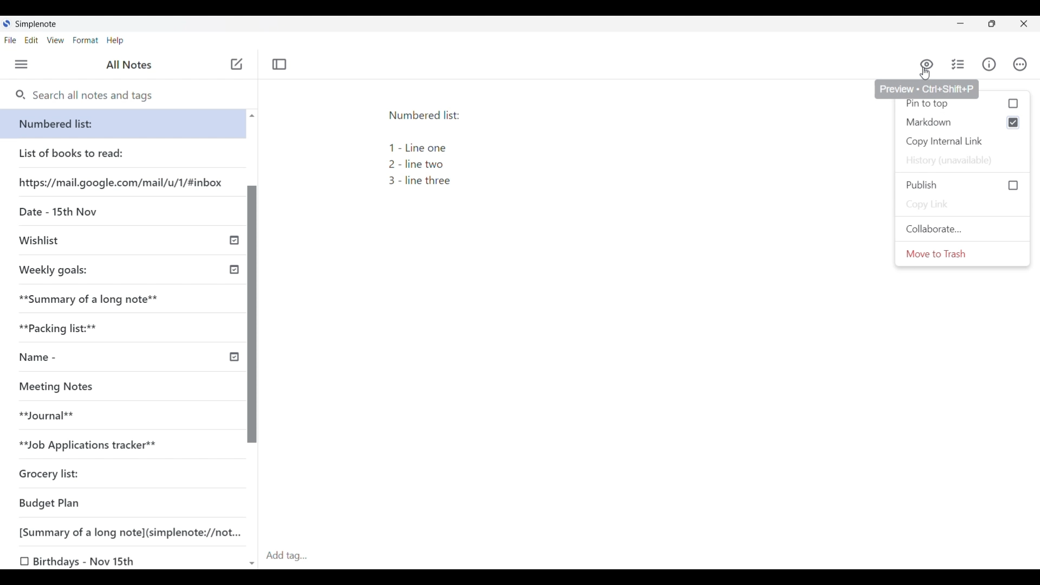 The width and height of the screenshot is (1040, 585). Describe the element at coordinates (55, 503) in the screenshot. I see `Budget Plan` at that location.